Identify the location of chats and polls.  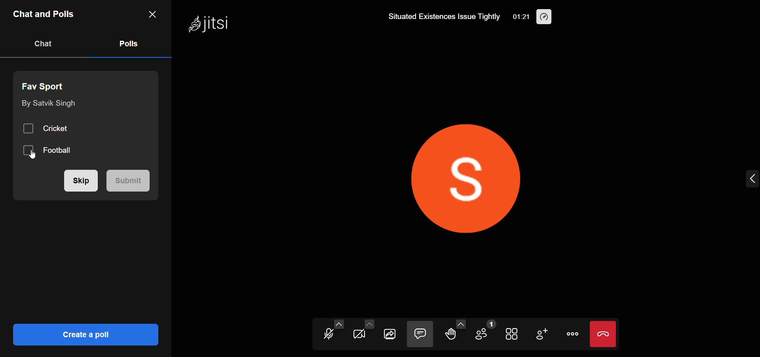
(45, 14).